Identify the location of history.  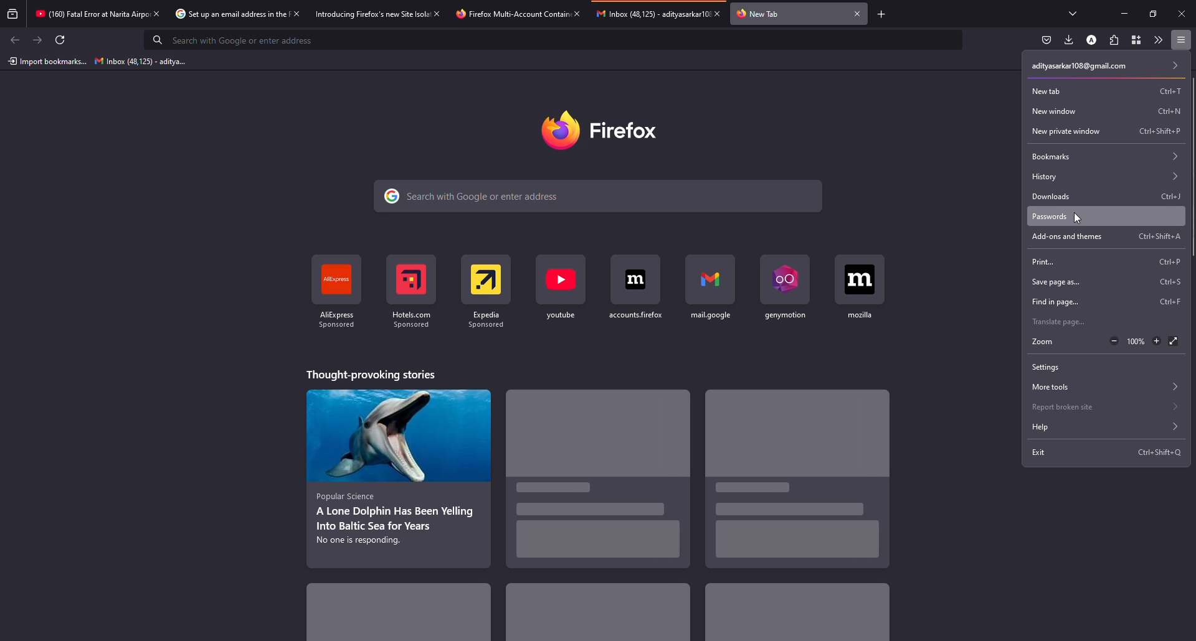
(1105, 175).